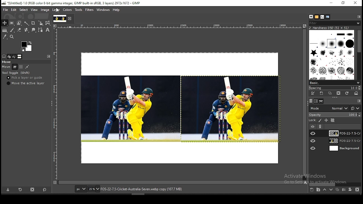 The image size is (363, 204). What do you see at coordinates (338, 93) in the screenshot?
I see `delete brush` at bounding box center [338, 93].